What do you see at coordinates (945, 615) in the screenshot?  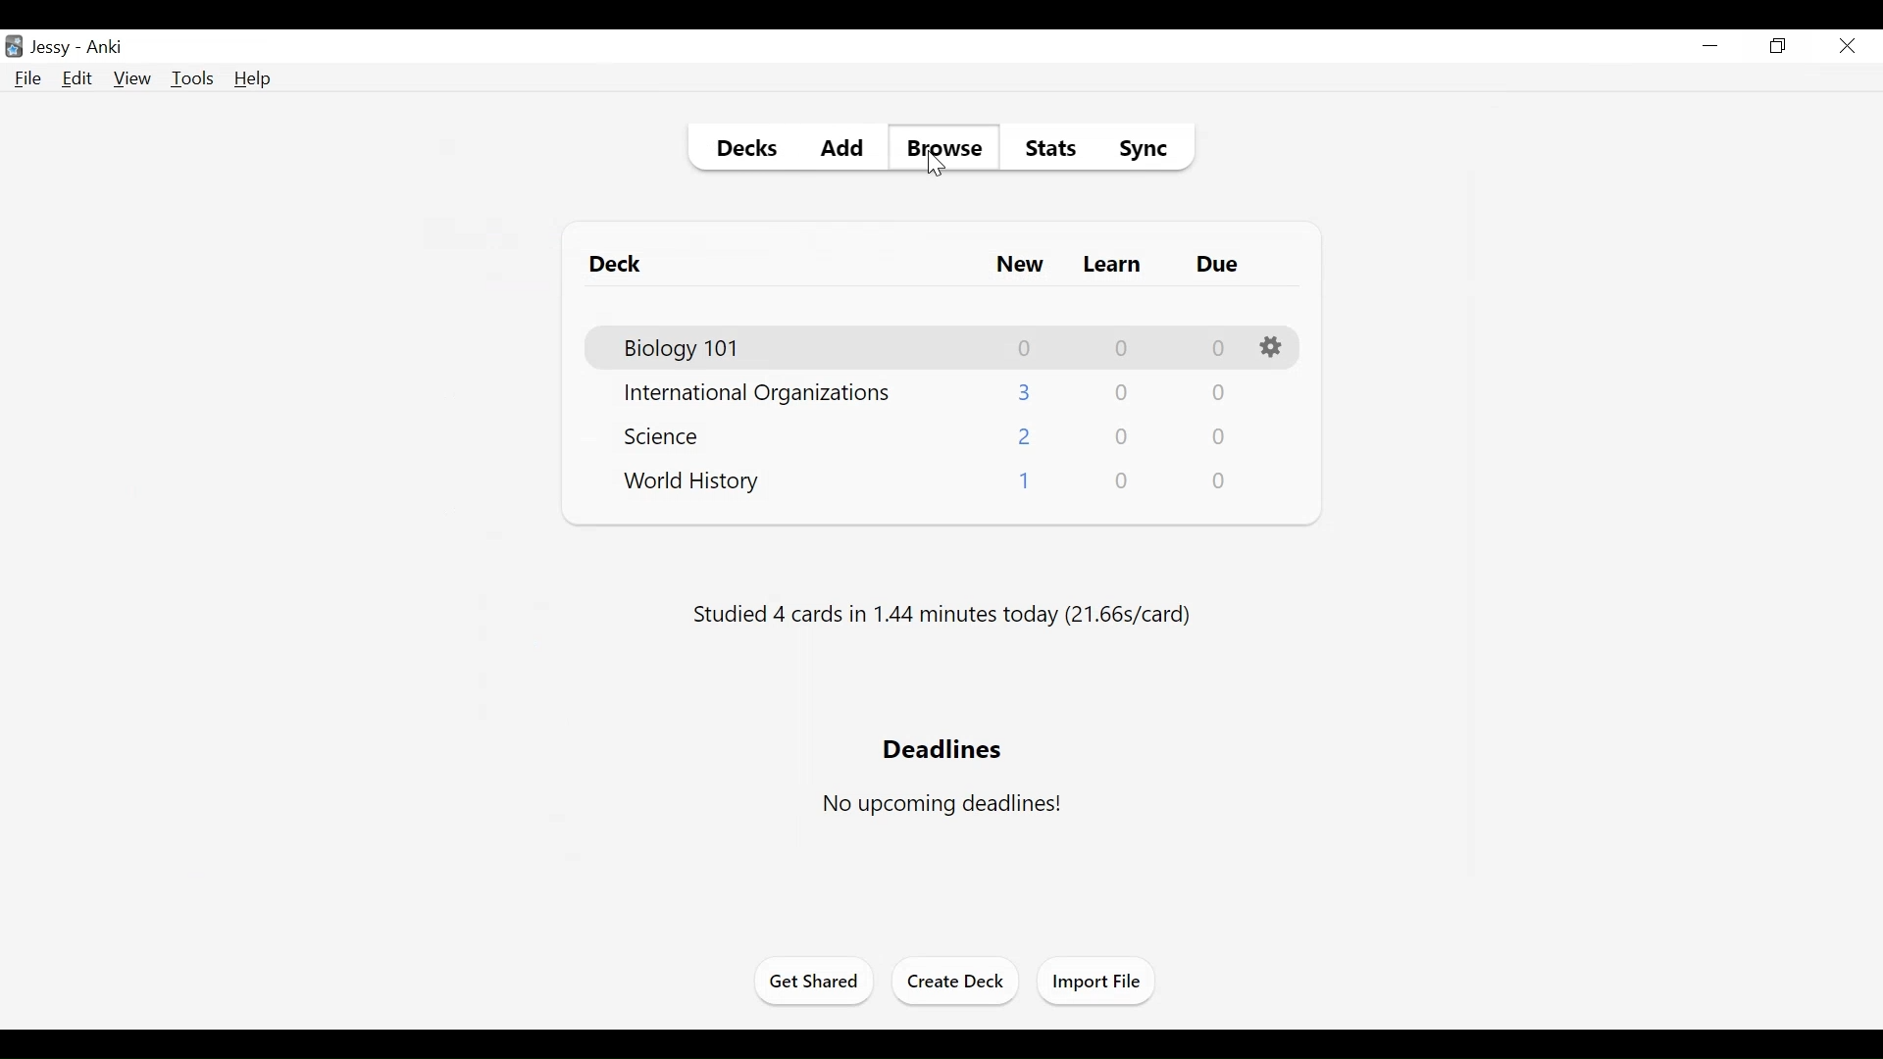 I see `Studied number of cards in number of minutes today (s/card)` at bounding box center [945, 615].